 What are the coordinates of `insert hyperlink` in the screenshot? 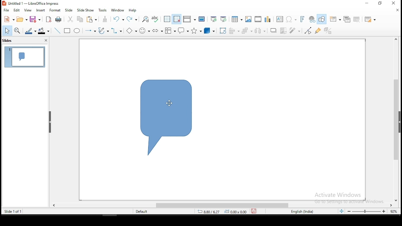 It's located at (312, 20).